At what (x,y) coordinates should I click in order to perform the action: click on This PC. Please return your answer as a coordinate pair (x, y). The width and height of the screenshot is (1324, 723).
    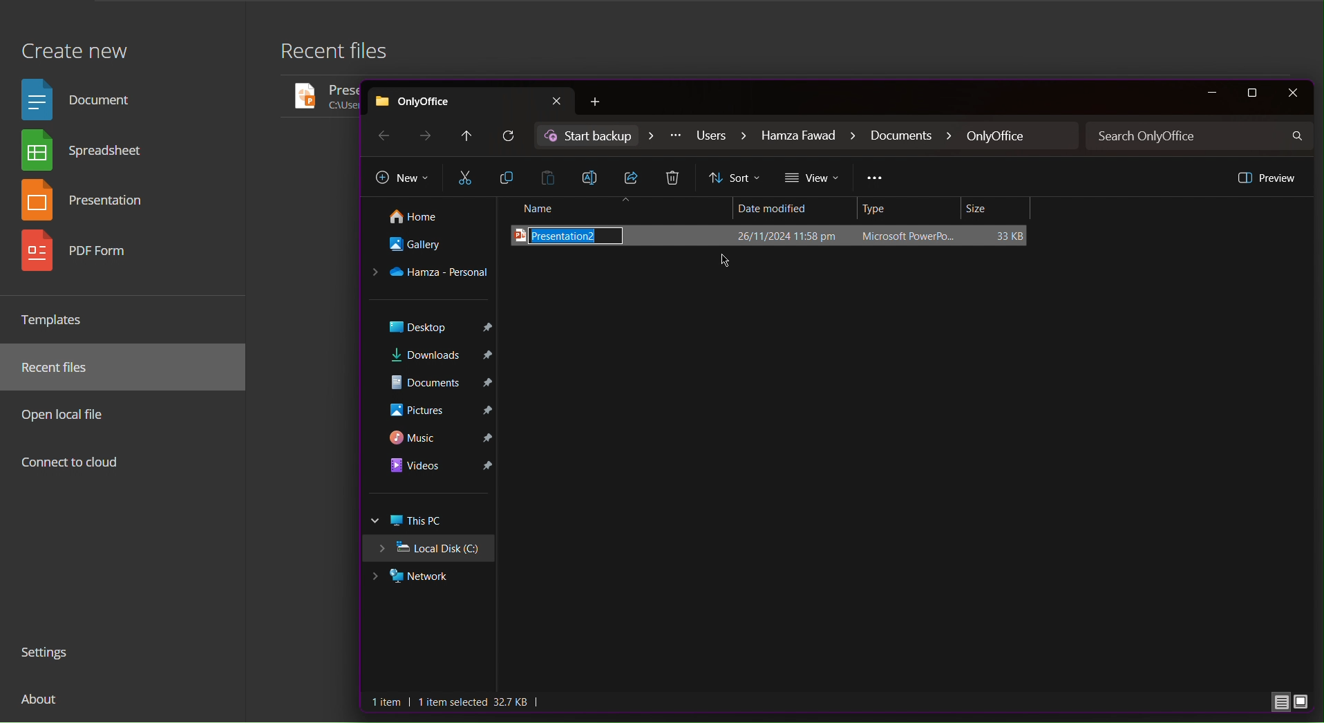
    Looking at the image, I should click on (431, 521).